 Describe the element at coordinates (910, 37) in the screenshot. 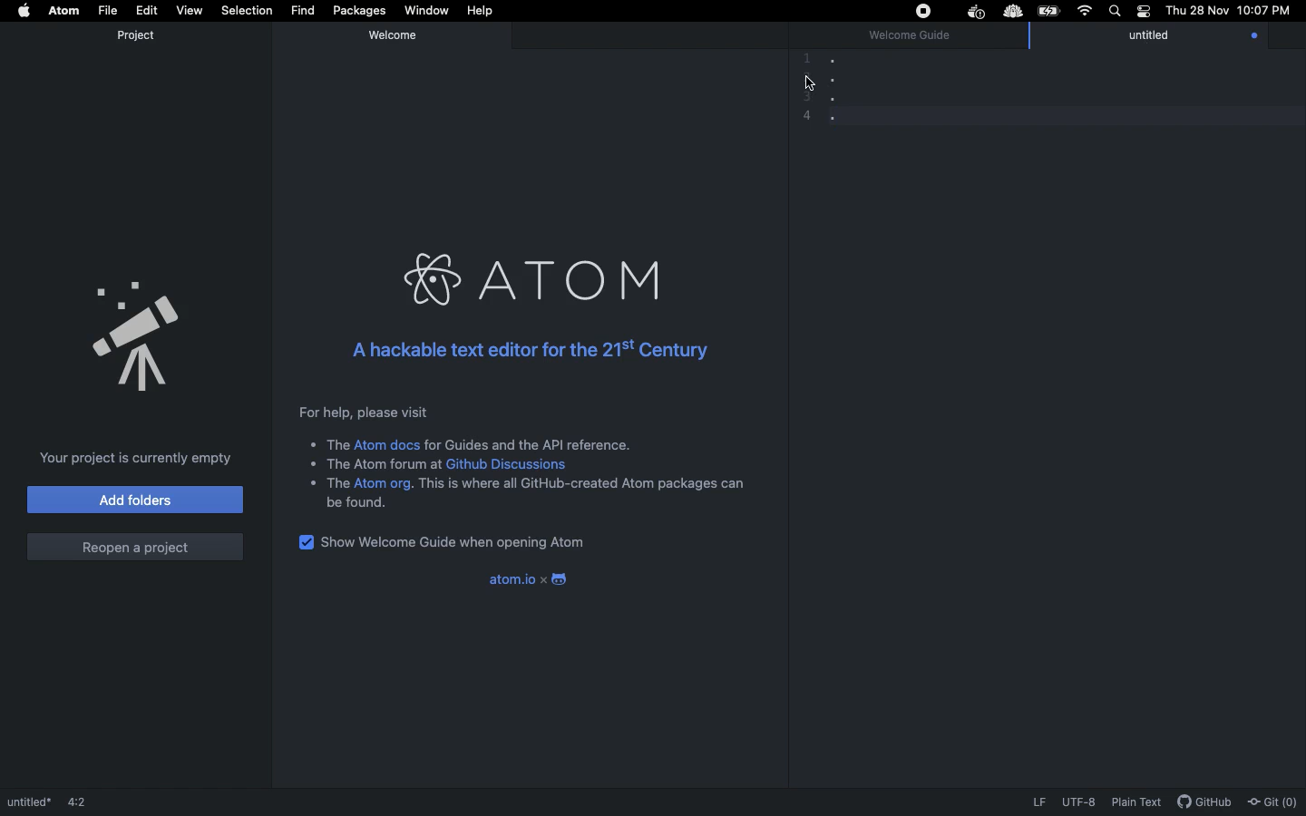

I see `Welcome guide` at that location.